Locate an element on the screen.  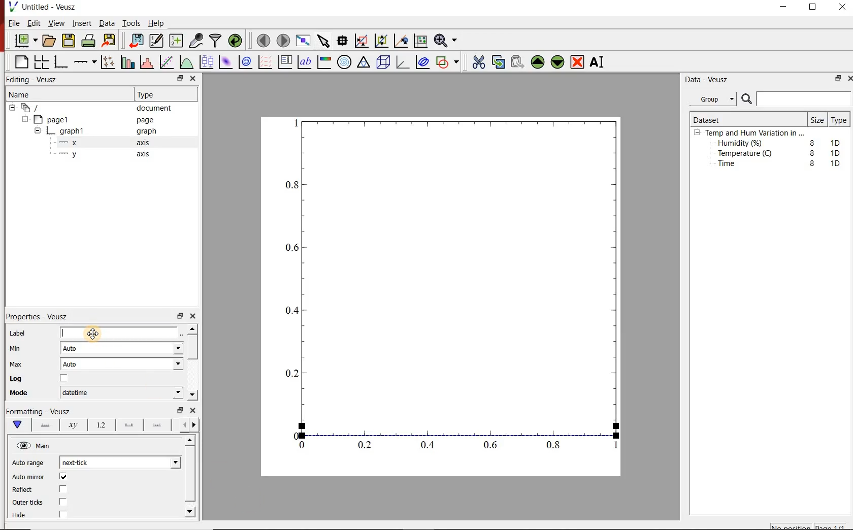
document is located at coordinates (157, 108).